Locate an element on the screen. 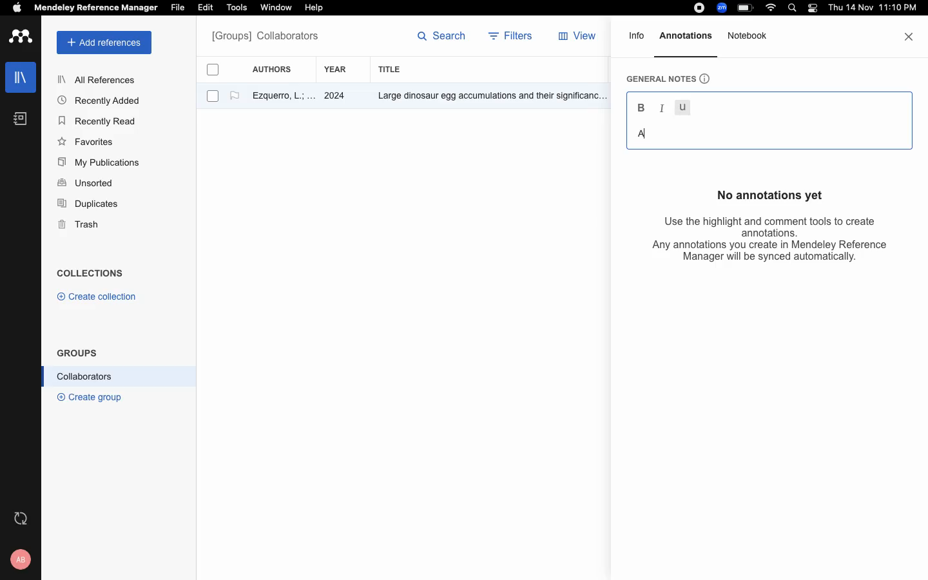  Favorites is located at coordinates (88, 141).